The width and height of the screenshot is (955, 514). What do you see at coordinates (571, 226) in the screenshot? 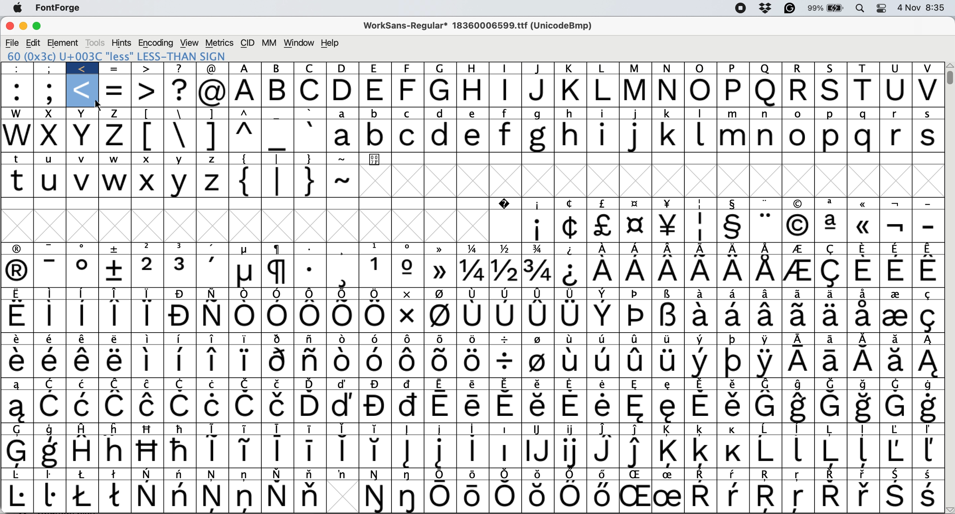
I see `Symbol` at bounding box center [571, 226].